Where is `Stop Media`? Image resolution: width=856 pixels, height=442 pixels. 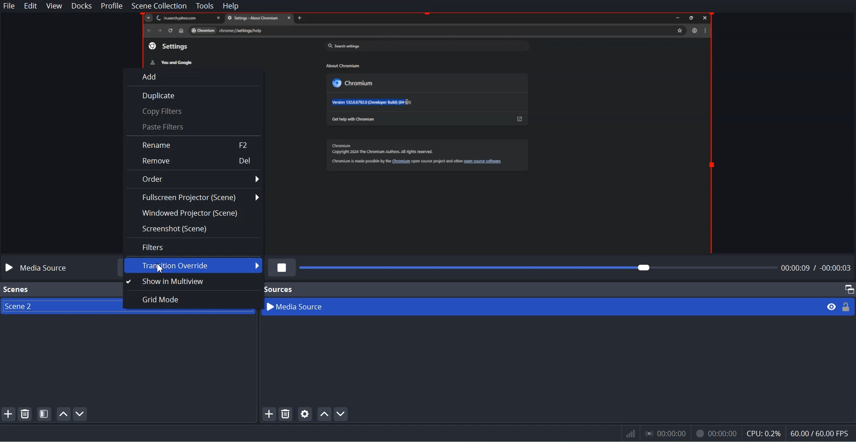
Stop Media is located at coordinates (282, 267).